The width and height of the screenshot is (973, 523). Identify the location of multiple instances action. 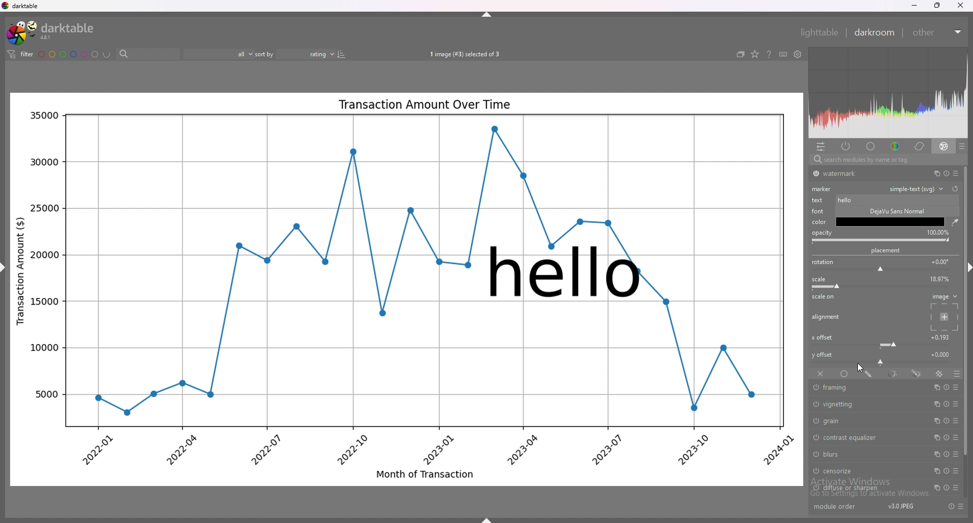
(937, 387).